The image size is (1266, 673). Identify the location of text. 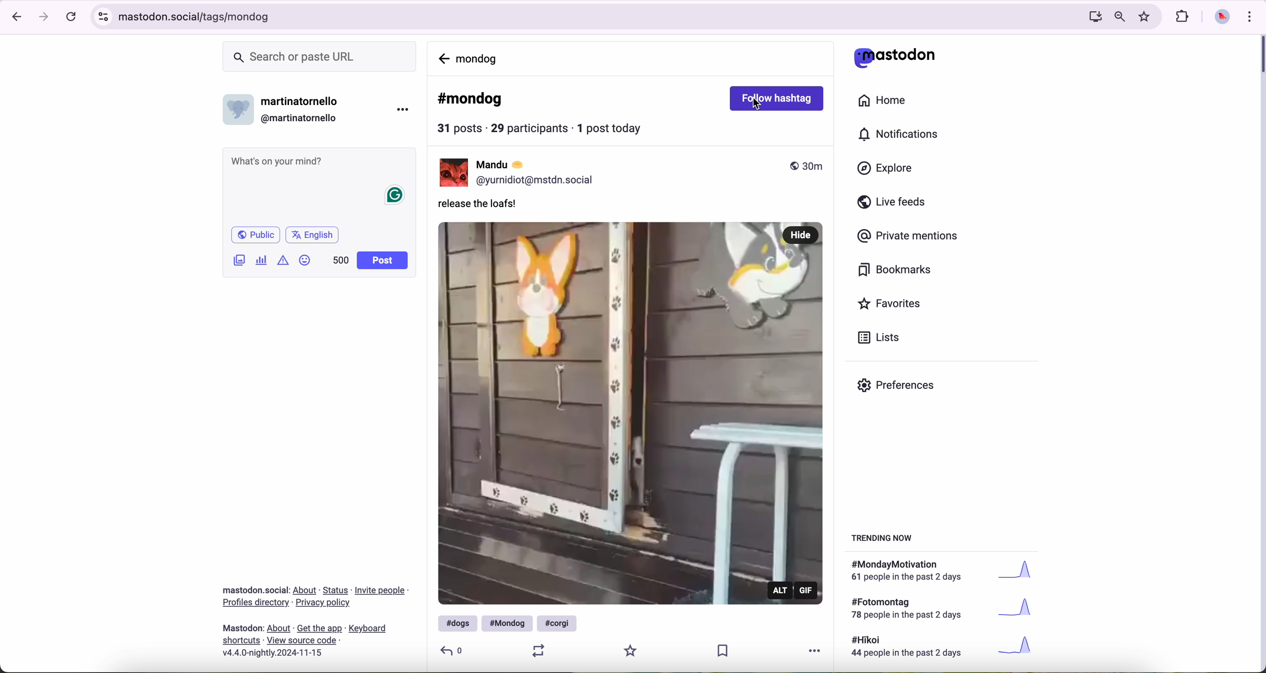
(912, 572).